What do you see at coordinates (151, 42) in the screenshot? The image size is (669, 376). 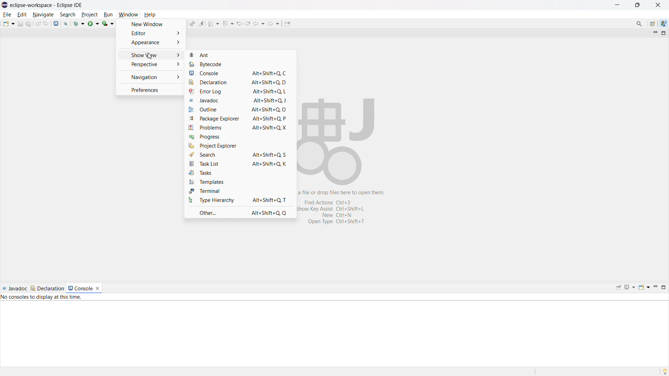 I see `appearance` at bounding box center [151, 42].